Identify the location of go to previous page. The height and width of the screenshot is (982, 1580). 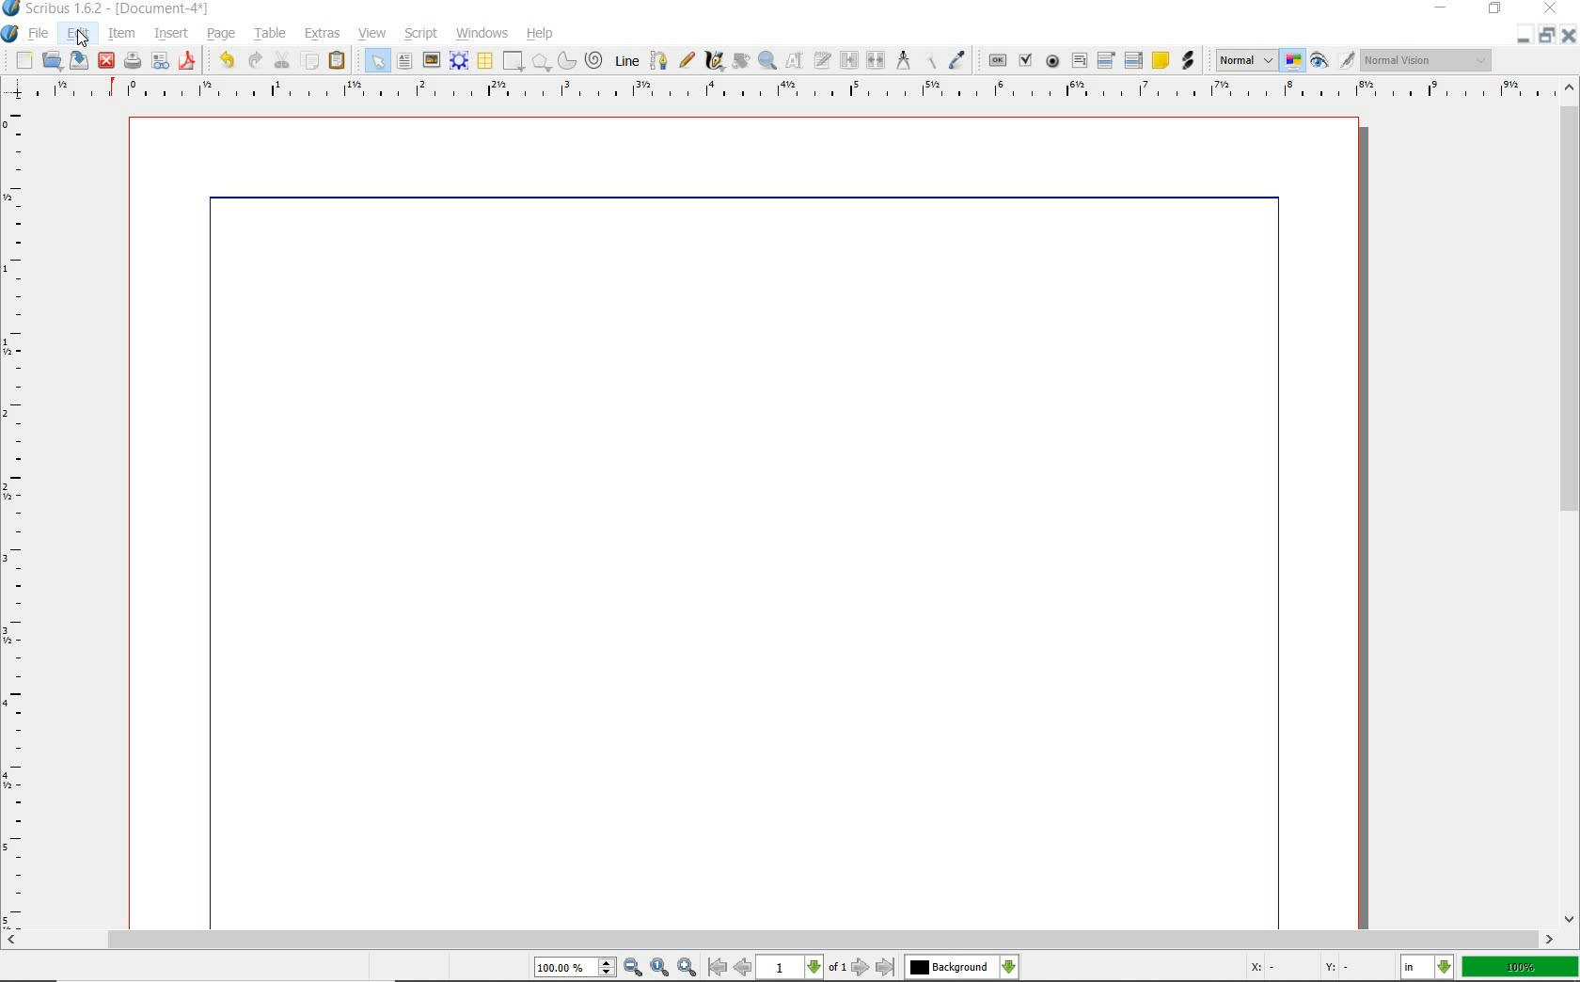
(745, 968).